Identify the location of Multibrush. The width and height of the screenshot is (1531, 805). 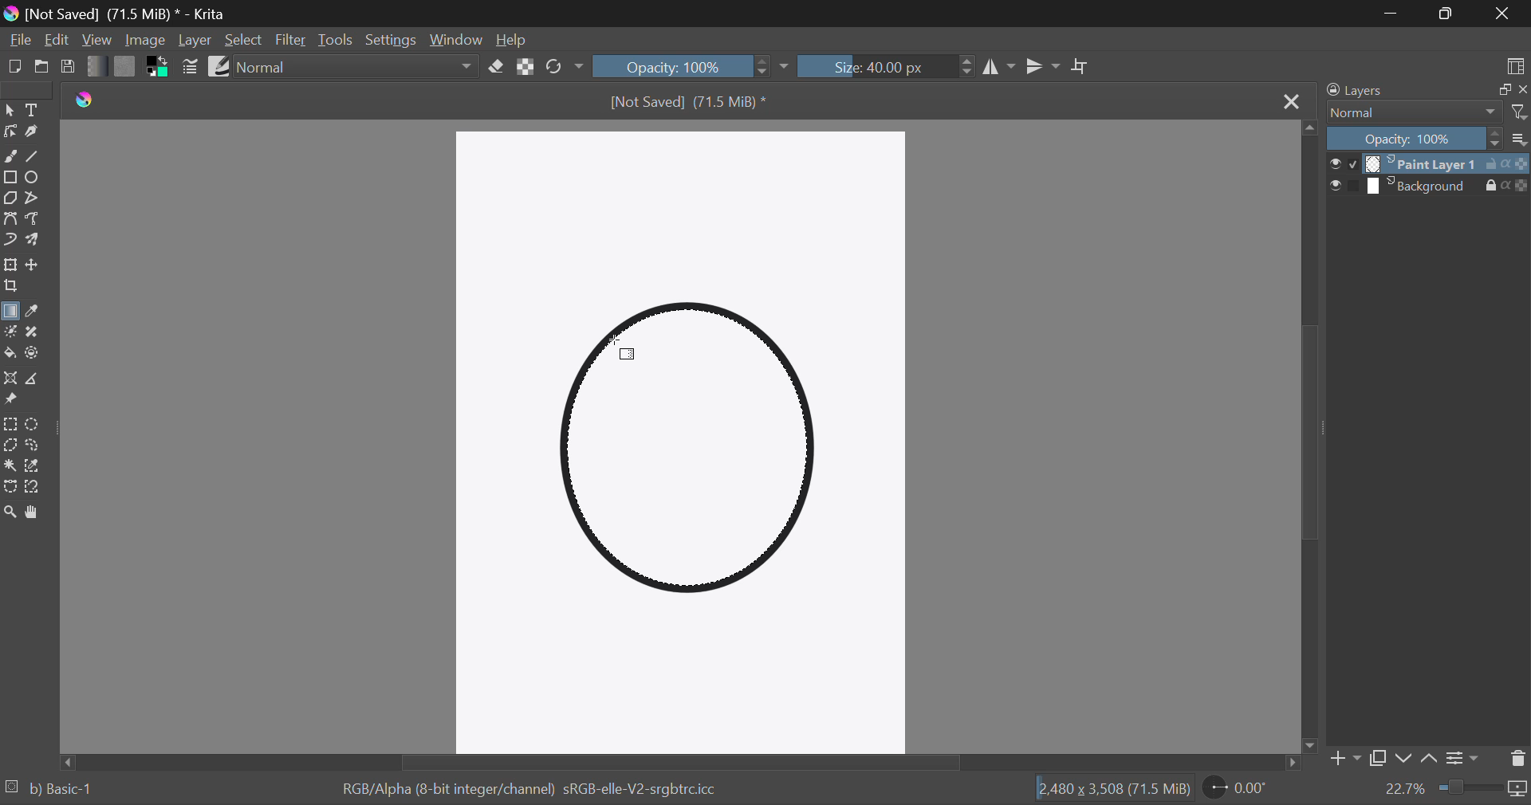
(34, 241).